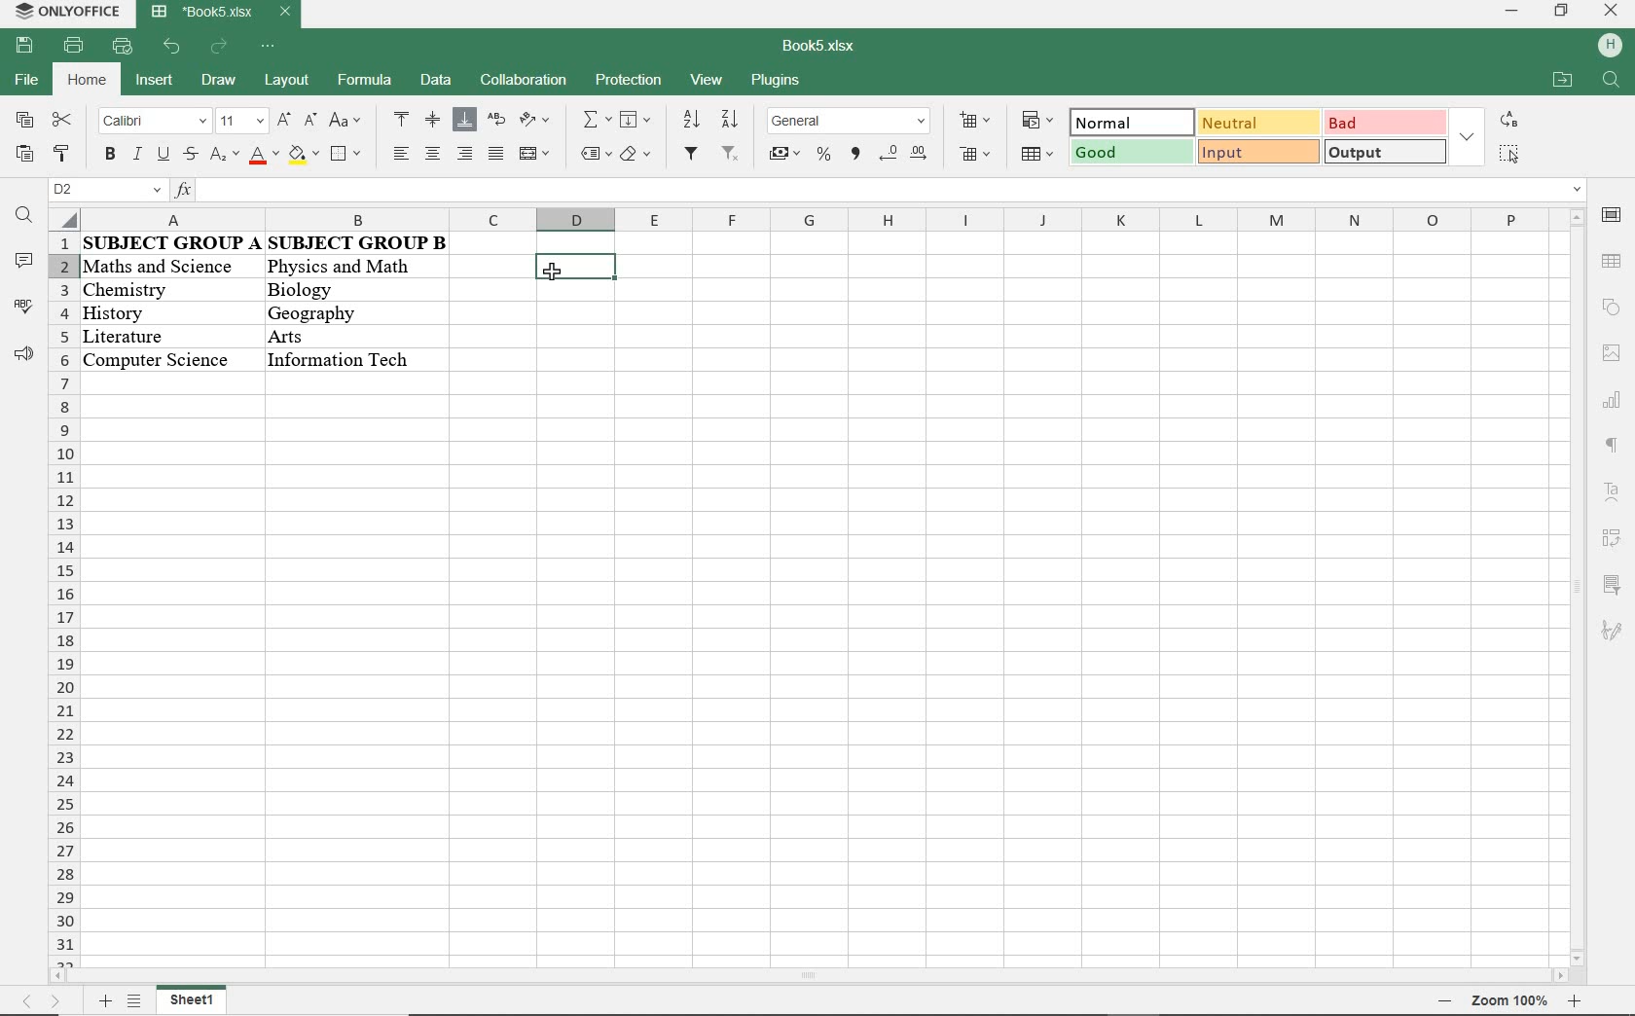 This screenshot has width=1635, height=1016. What do you see at coordinates (404, 153) in the screenshot?
I see `align left` at bounding box center [404, 153].